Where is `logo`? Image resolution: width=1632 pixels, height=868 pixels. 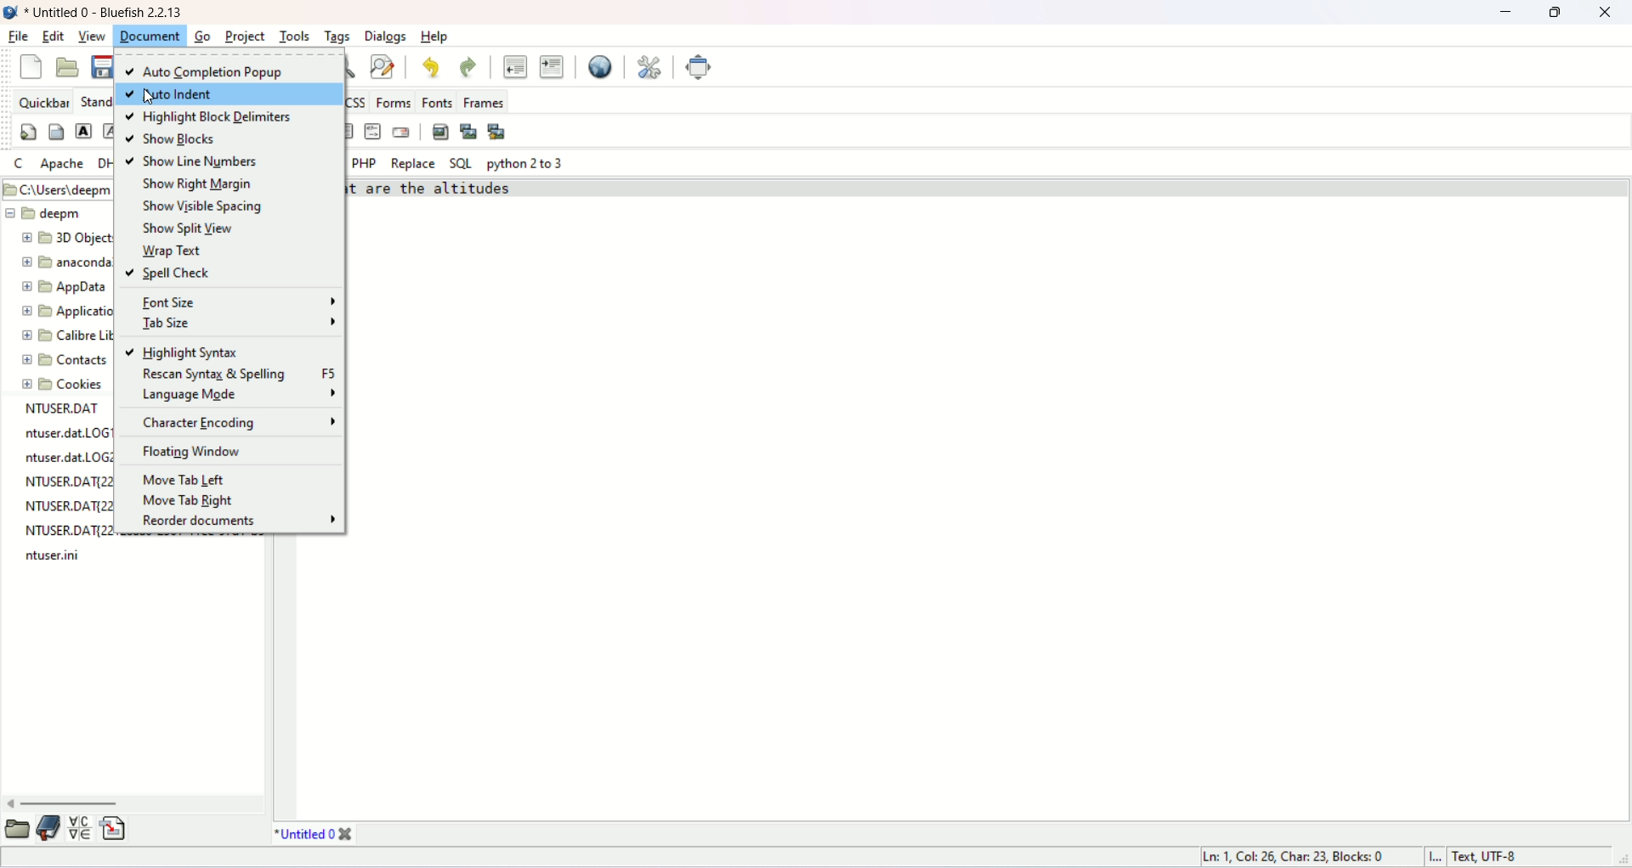
logo is located at coordinates (10, 12).